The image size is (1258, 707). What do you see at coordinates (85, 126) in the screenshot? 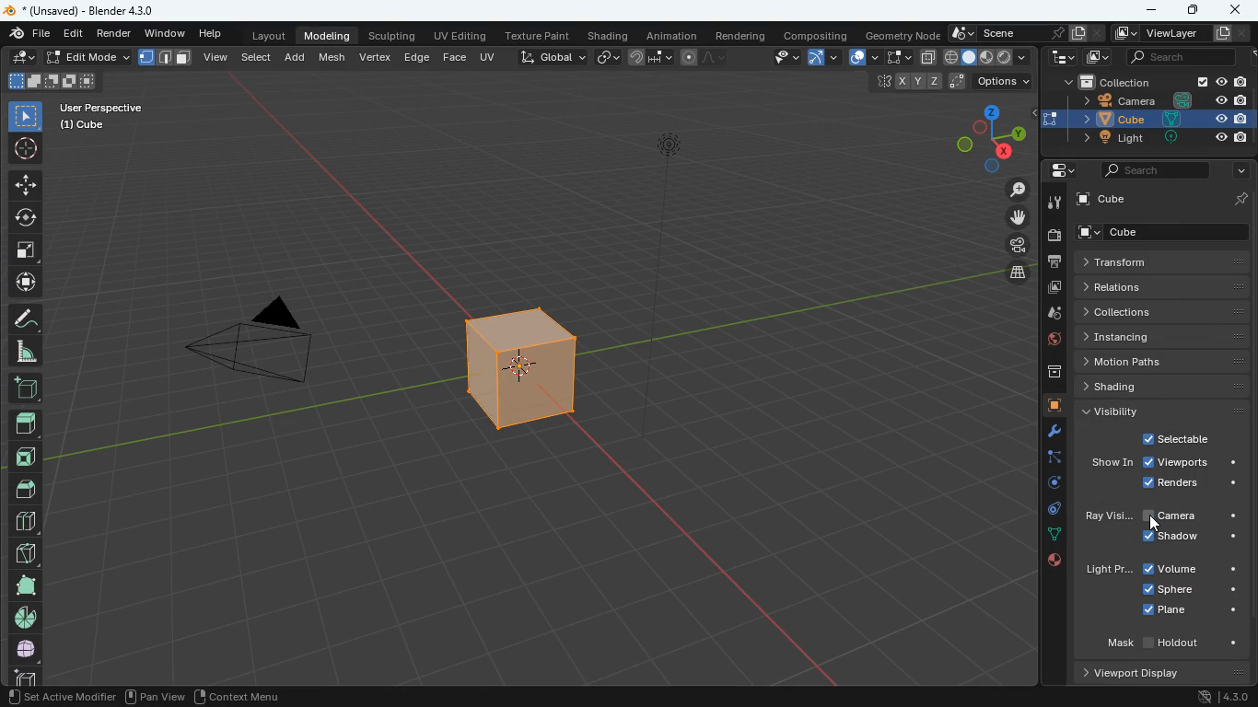
I see `cube` at bounding box center [85, 126].